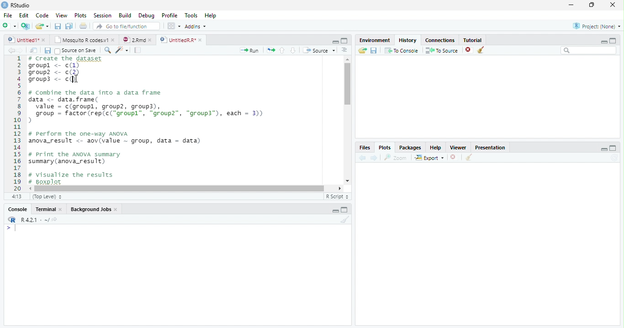 The height and width of the screenshot is (328, 624). I want to click on Environment, so click(375, 40).